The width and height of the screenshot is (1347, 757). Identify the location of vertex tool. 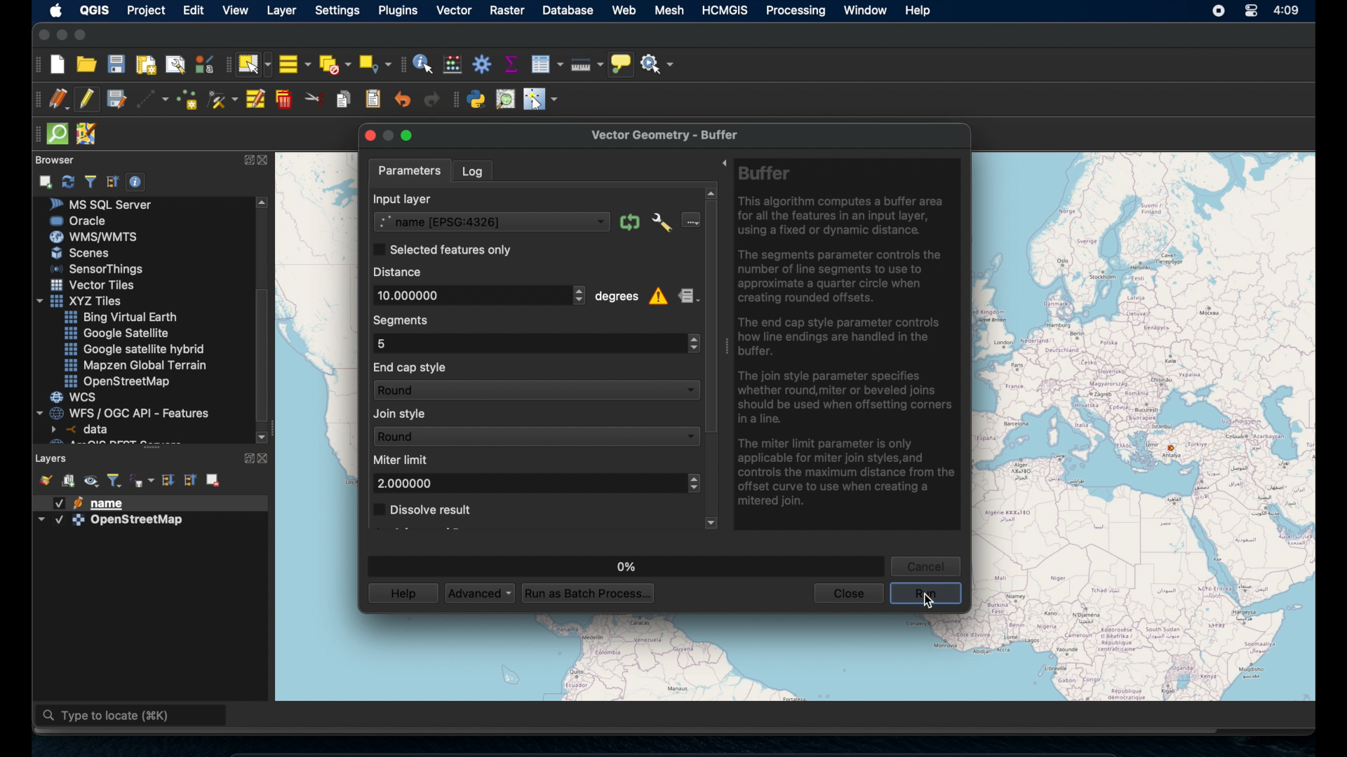
(222, 97).